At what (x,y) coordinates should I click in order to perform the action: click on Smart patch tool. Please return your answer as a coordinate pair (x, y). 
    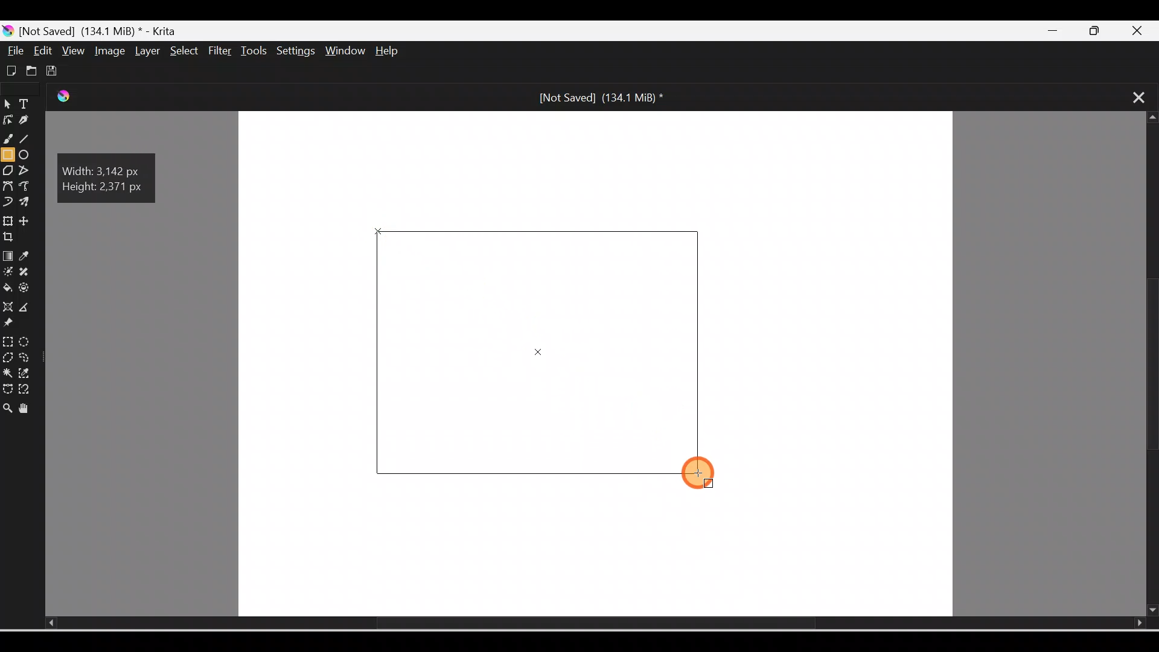
    Looking at the image, I should click on (30, 272).